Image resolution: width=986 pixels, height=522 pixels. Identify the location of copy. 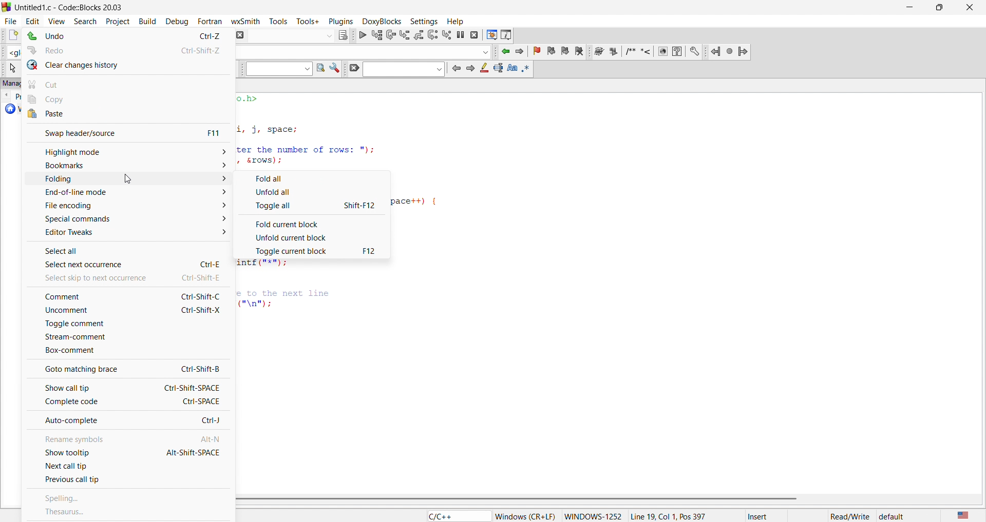
(130, 99).